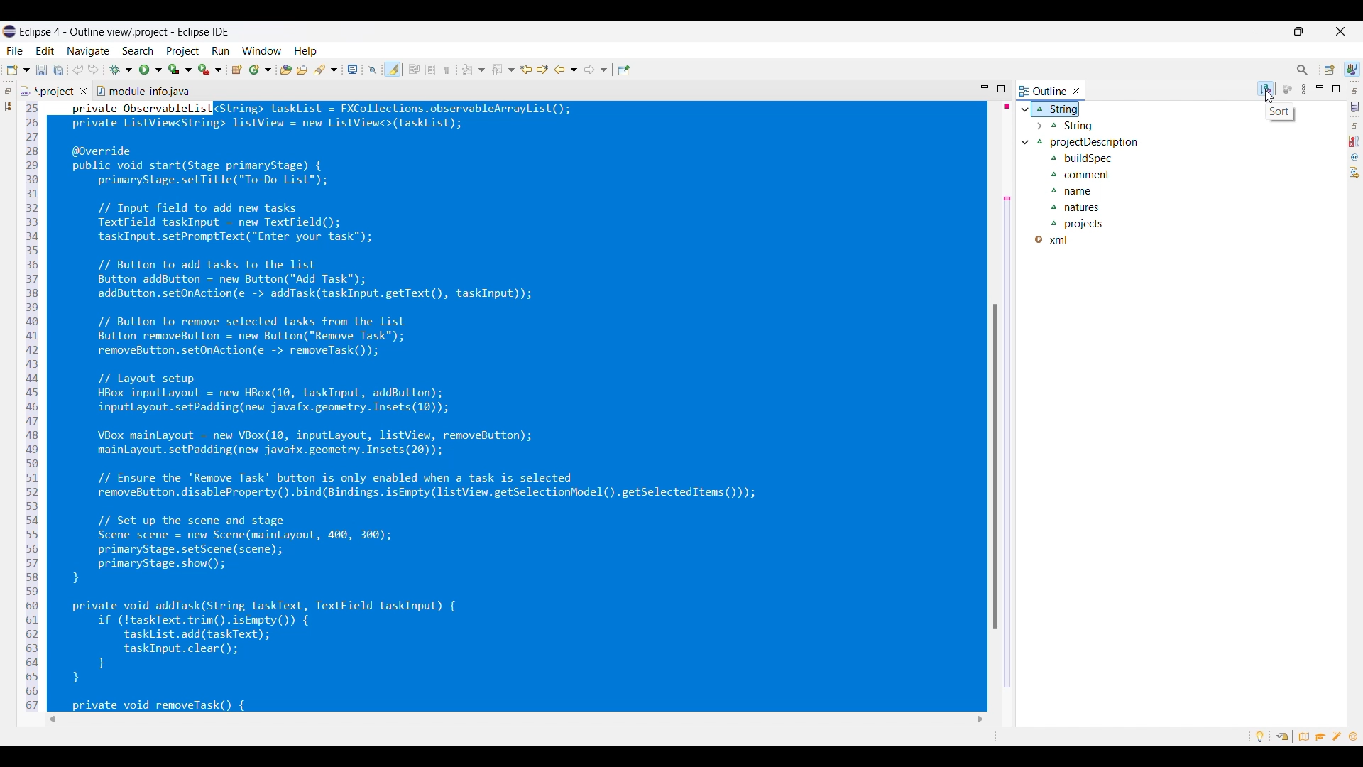  What do you see at coordinates (236, 70) in the screenshot?
I see `New Java package` at bounding box center [236, 70].